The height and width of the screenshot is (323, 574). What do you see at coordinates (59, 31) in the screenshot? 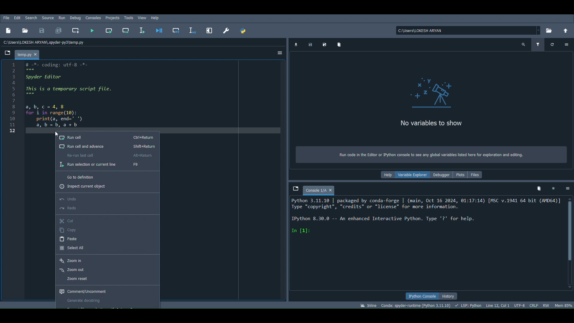
I see `Save all files (Ctrl + Alt + S)` at bounding box center [59, 31].